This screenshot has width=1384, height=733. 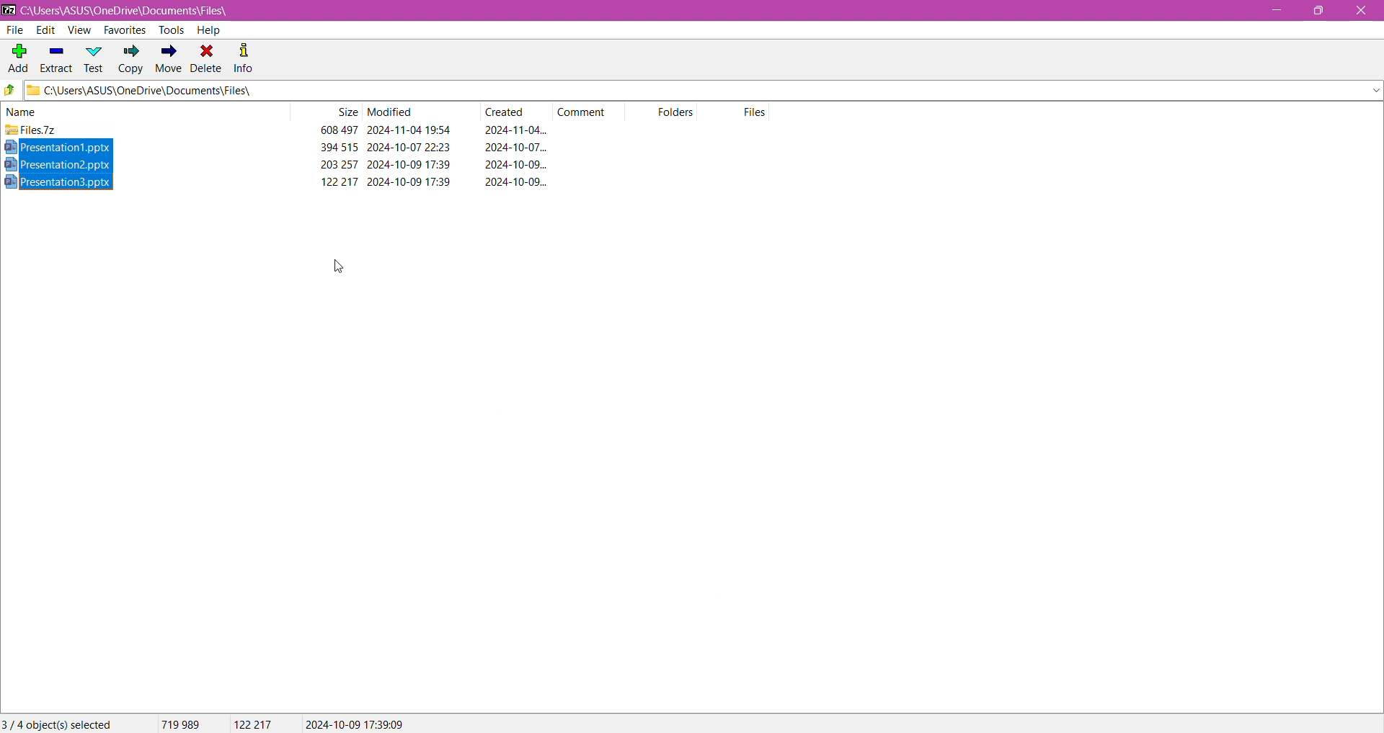 What do you see at coordinates (130, 60) in the screenshot?
I see `Copy` at bounding box center [130, 60].